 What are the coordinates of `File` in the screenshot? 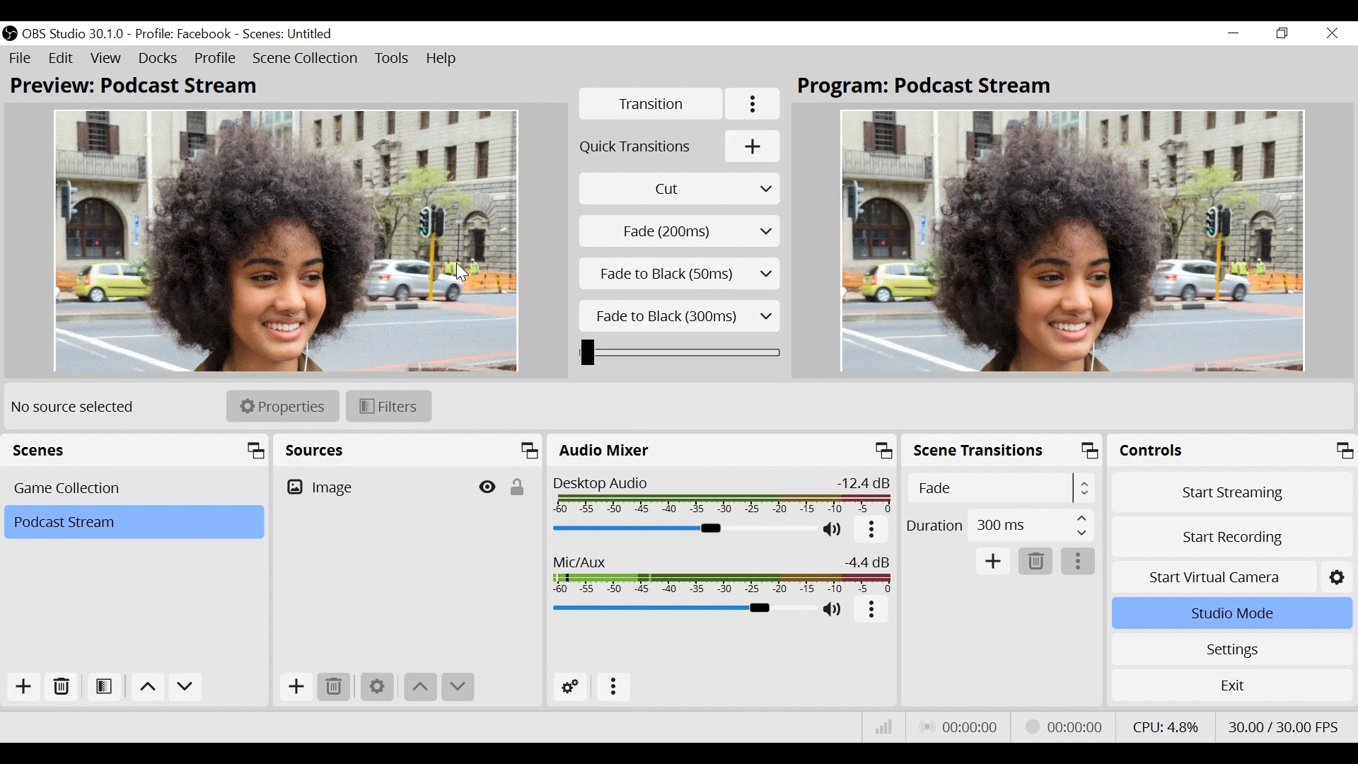 It's located at (21, 59).